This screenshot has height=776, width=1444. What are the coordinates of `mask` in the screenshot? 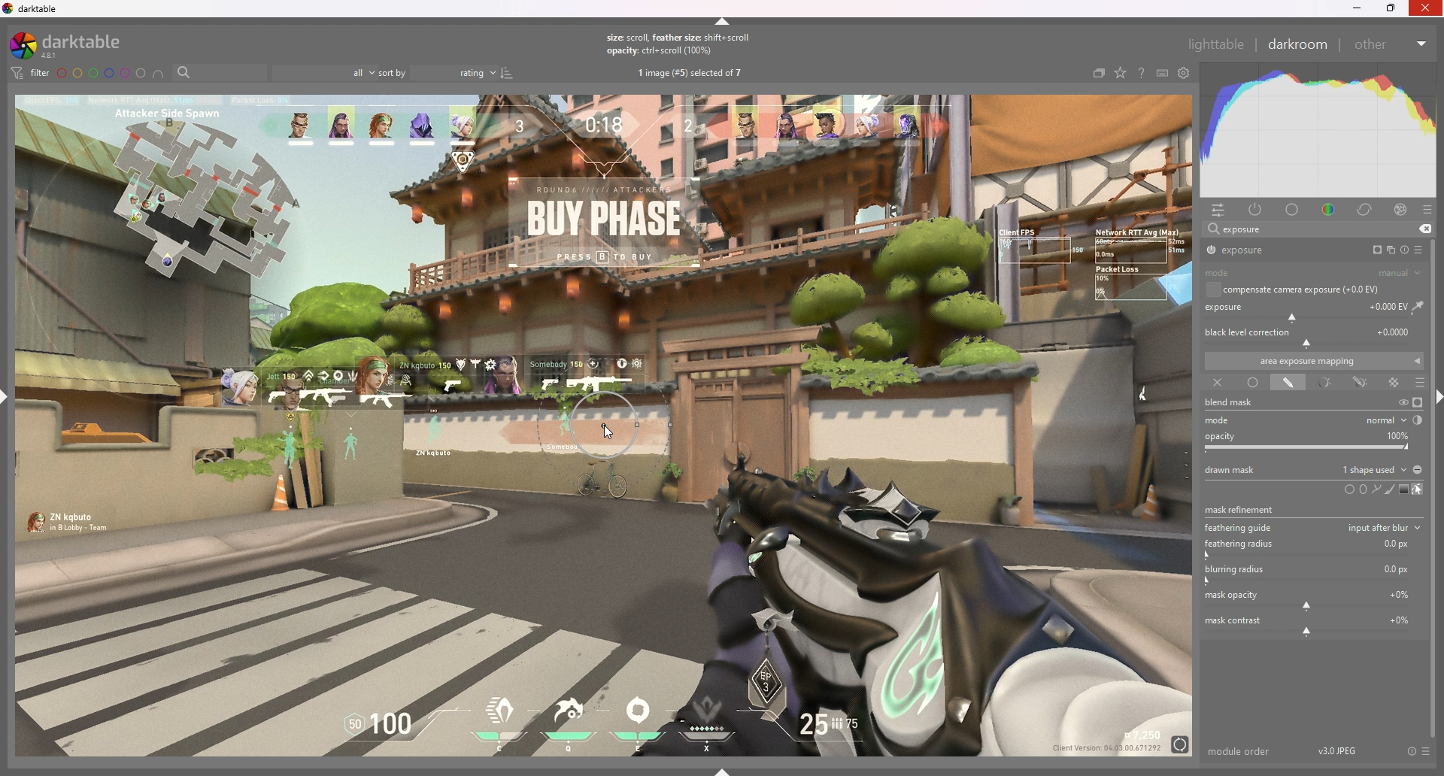 It's located at (600, 423).